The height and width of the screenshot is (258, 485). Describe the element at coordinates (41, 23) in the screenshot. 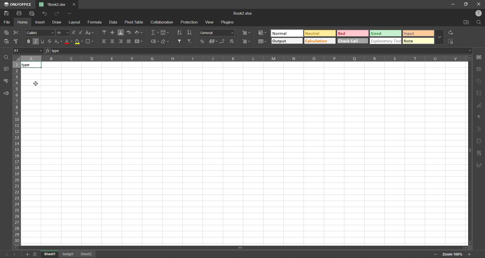

I see `insert` at that location.